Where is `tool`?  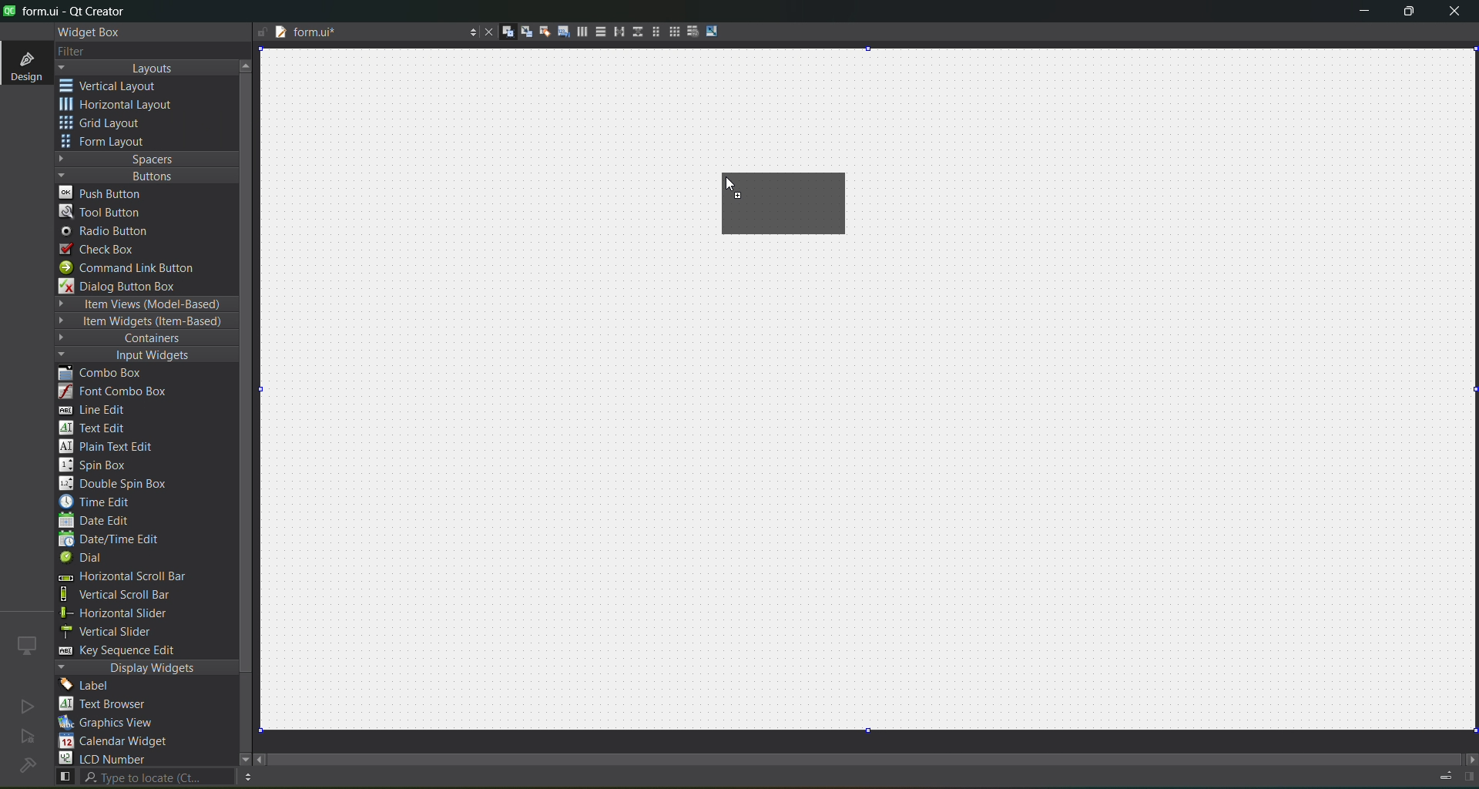 tool is located at coordinates (103, 211).